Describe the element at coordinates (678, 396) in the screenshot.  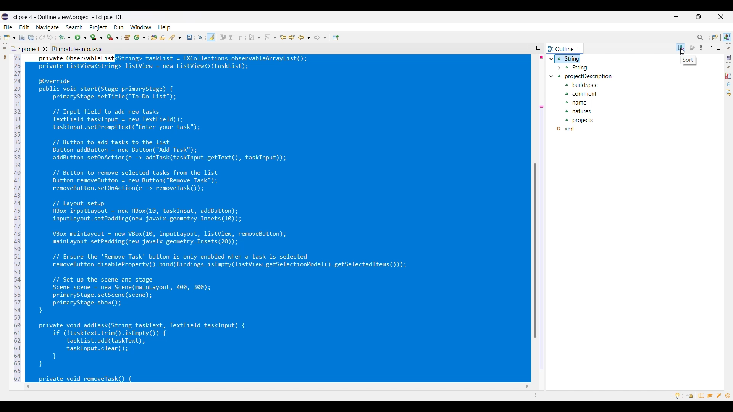
I see `Tip of the day` at that location.